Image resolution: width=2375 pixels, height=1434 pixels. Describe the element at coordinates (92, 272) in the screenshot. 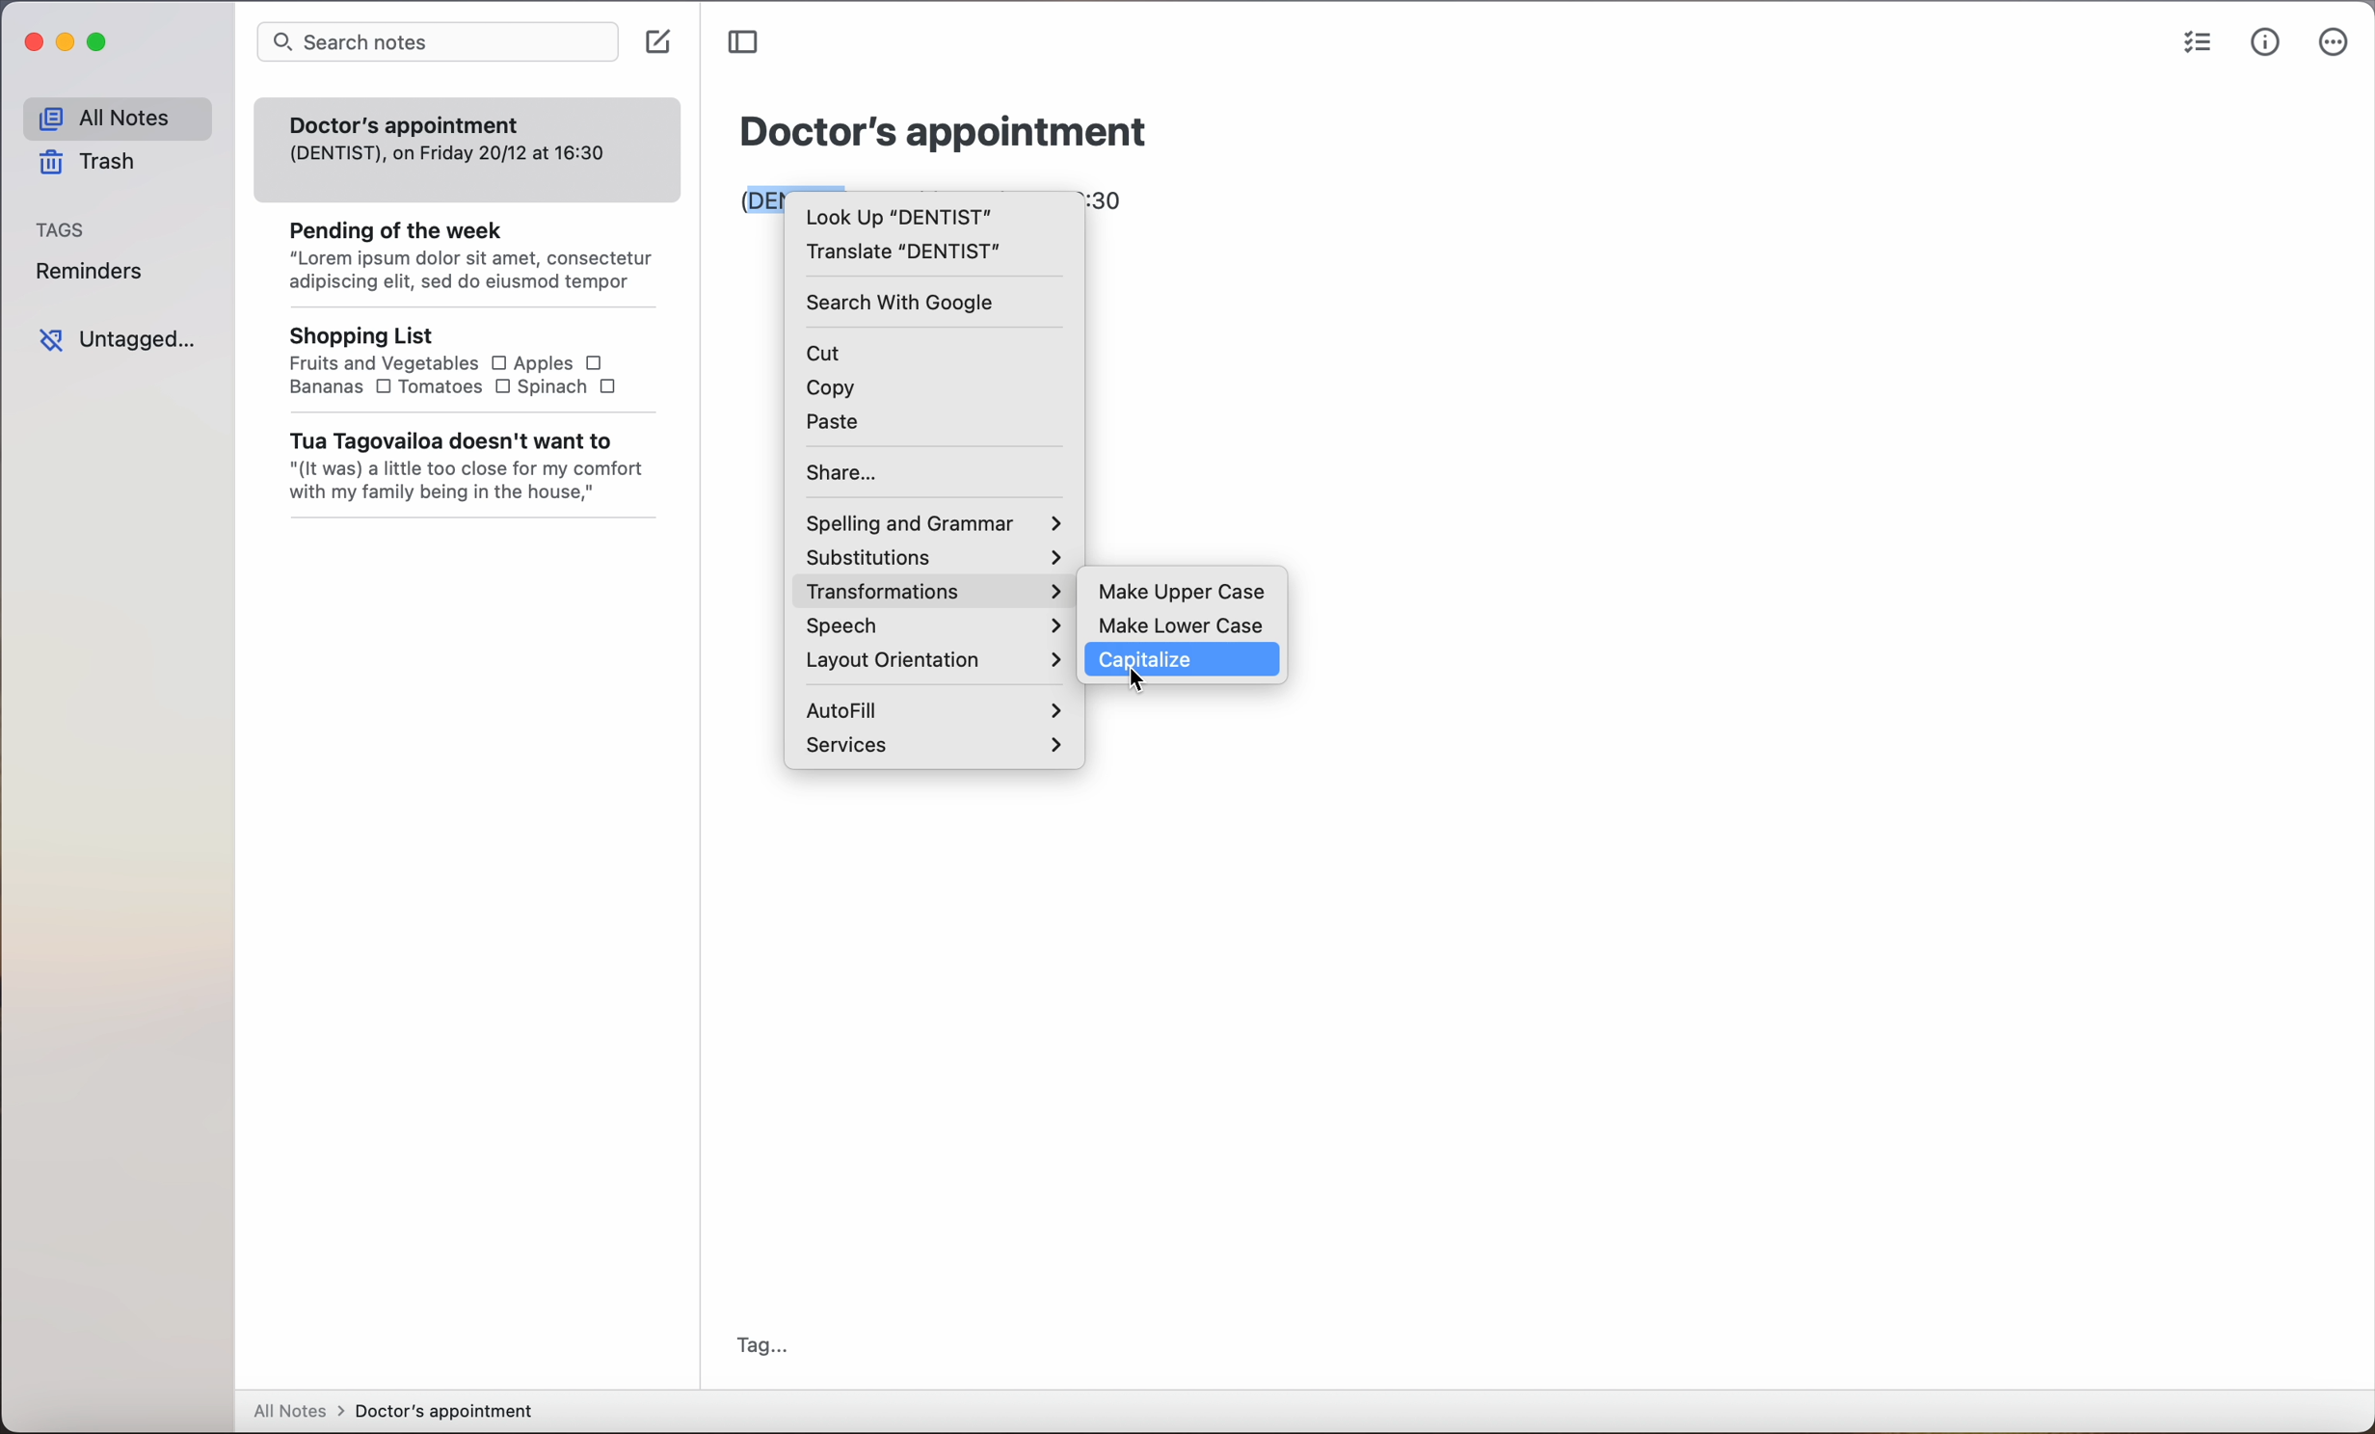

I see `reminders` at that location.